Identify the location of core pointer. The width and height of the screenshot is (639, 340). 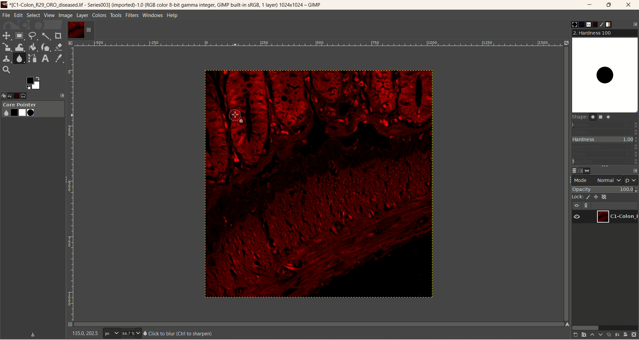
(33, 109).